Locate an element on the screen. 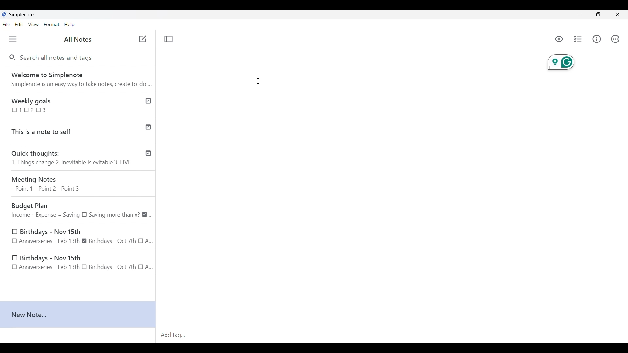 The image size is (628, 353). Budget Plan is located at coordinates (81, 210).